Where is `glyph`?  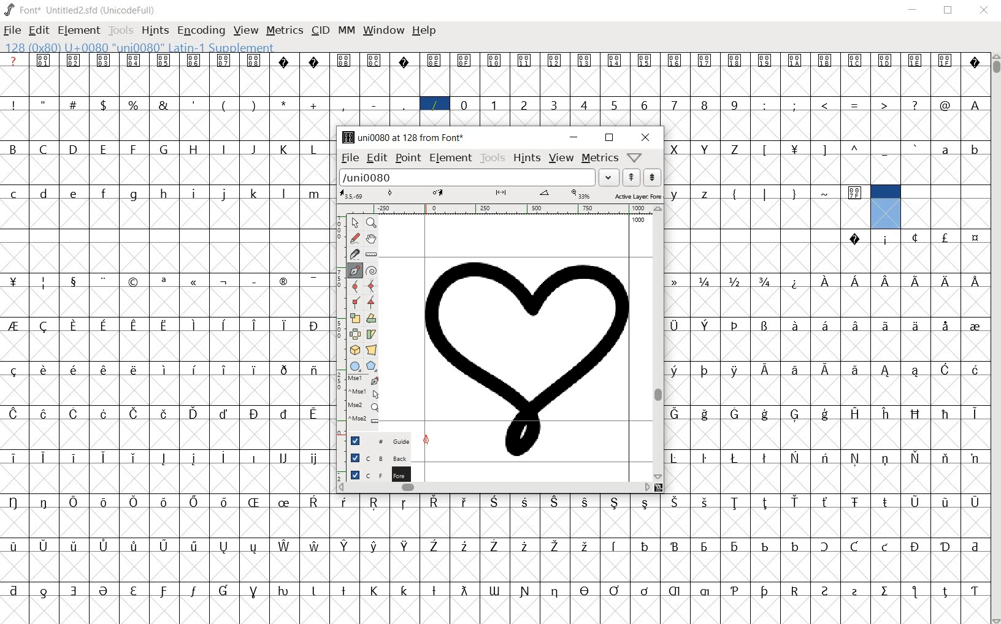 glyph is located at coordinates (134, 546).